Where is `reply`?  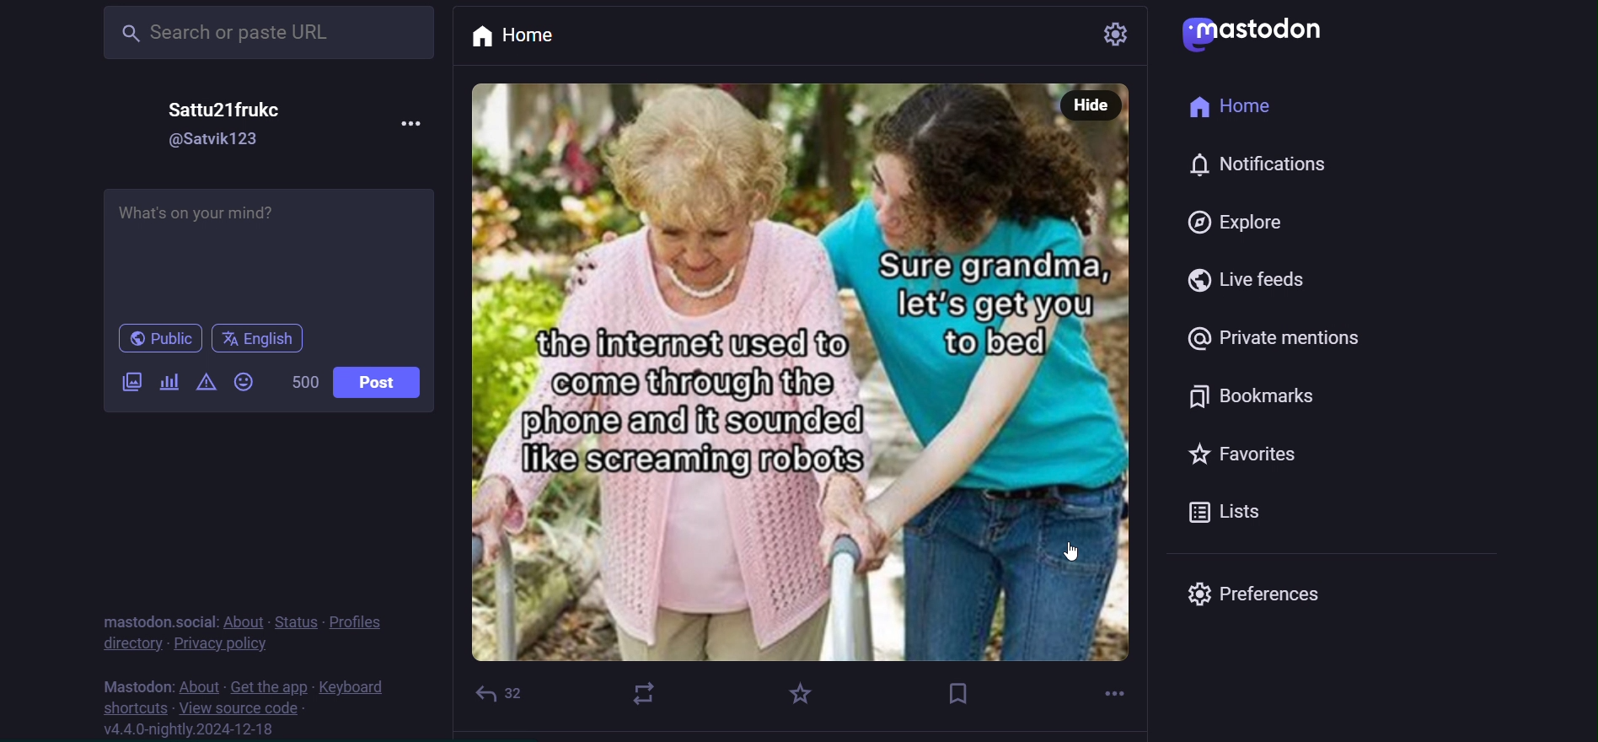
reply is located at coordinates (504, 693).